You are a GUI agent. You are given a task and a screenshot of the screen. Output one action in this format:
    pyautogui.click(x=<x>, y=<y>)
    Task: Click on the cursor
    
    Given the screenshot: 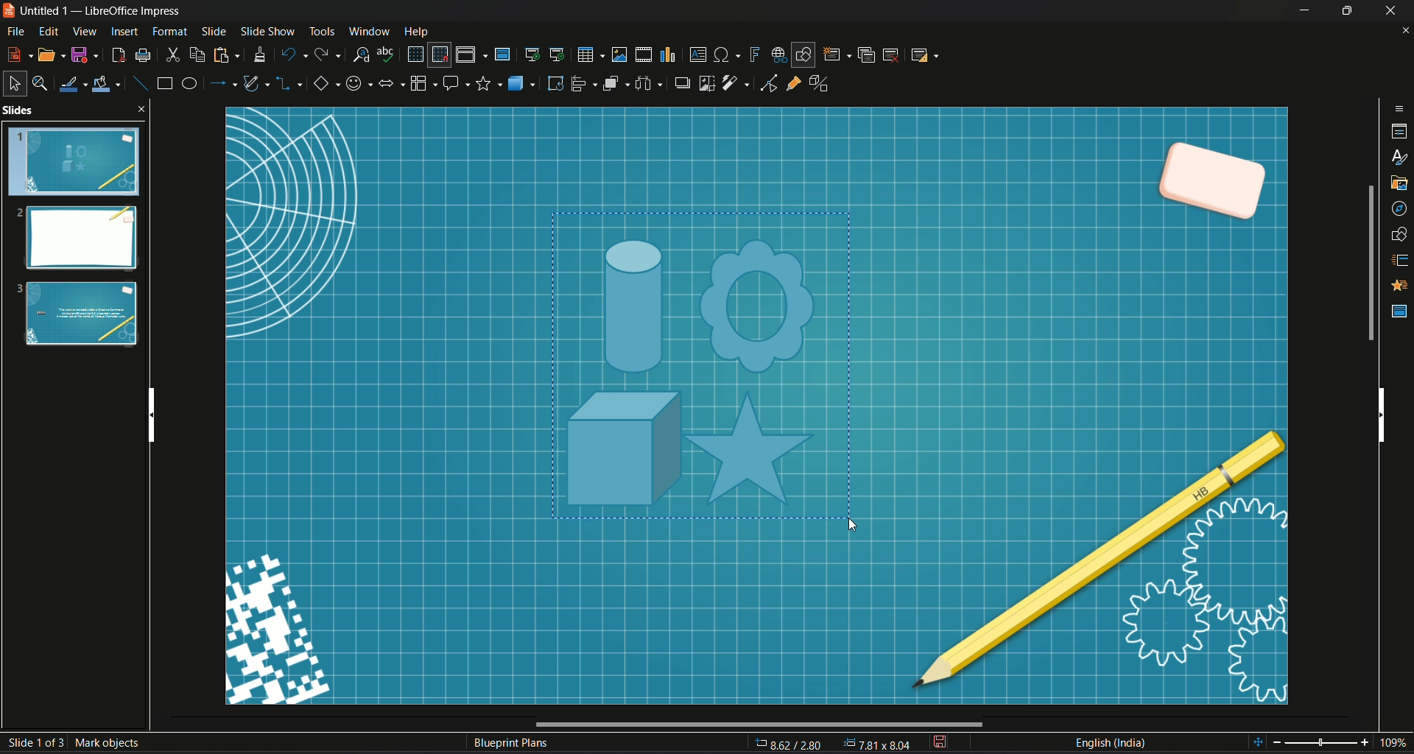 What is the action you would take?
    pyautogui.click(x=850, y=524)
    